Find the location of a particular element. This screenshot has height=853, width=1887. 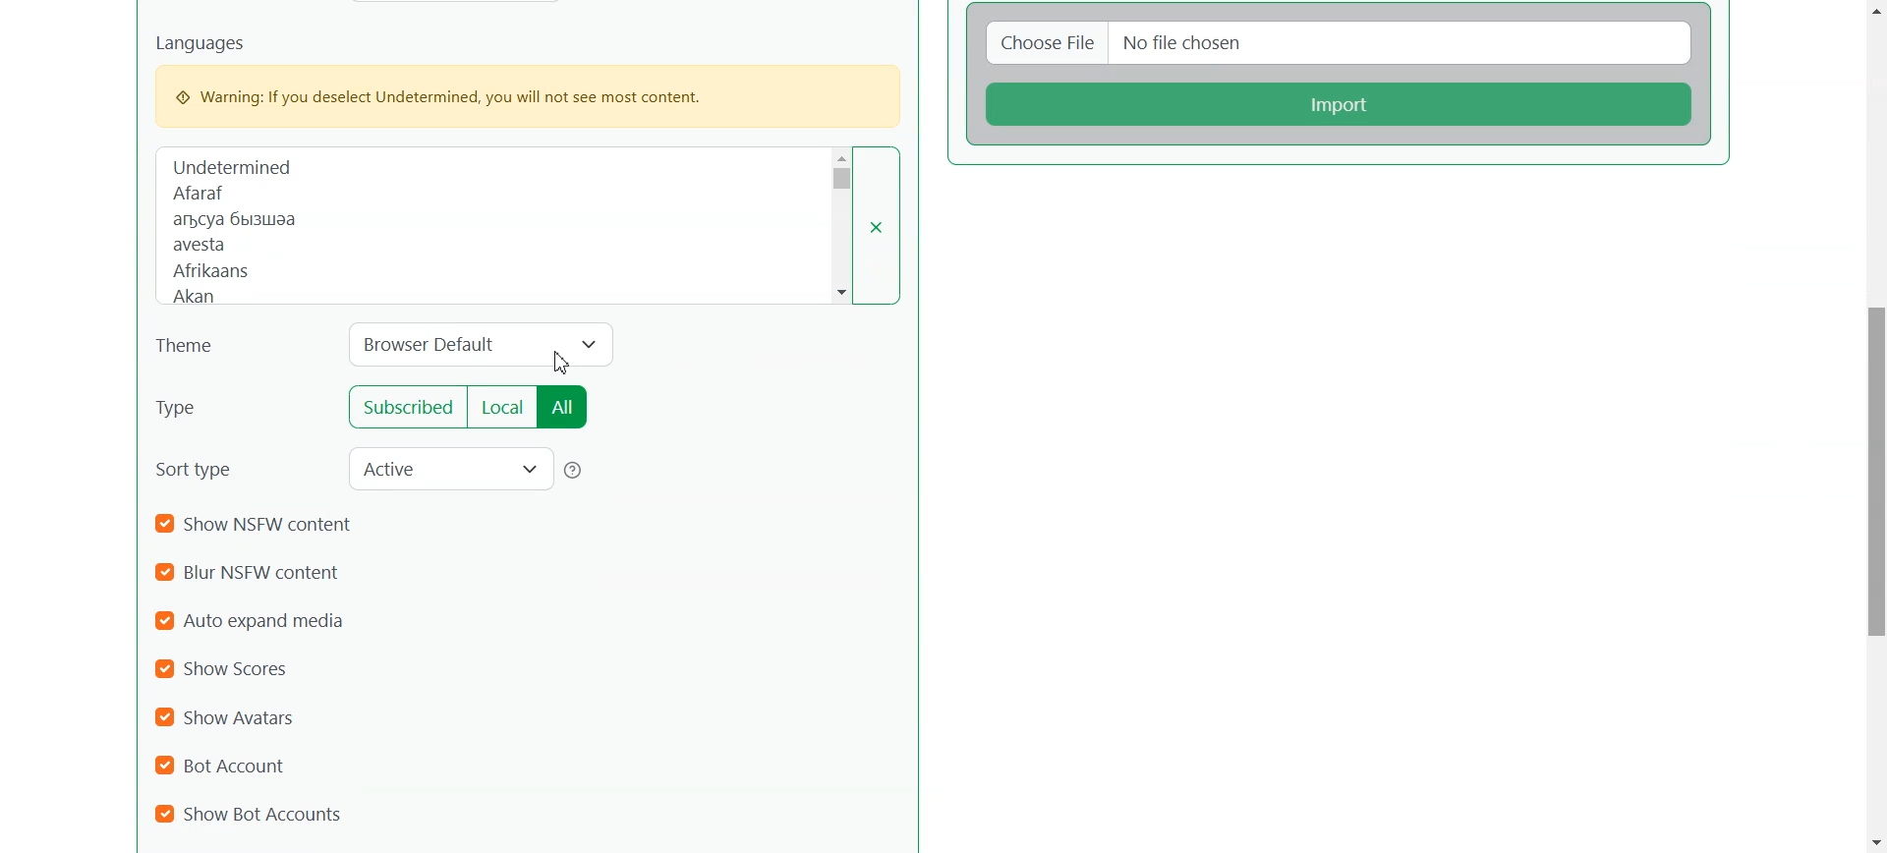

Languages Warning: If you deselect undetermined, you will not see most content. is located at coordinates (525, 80).